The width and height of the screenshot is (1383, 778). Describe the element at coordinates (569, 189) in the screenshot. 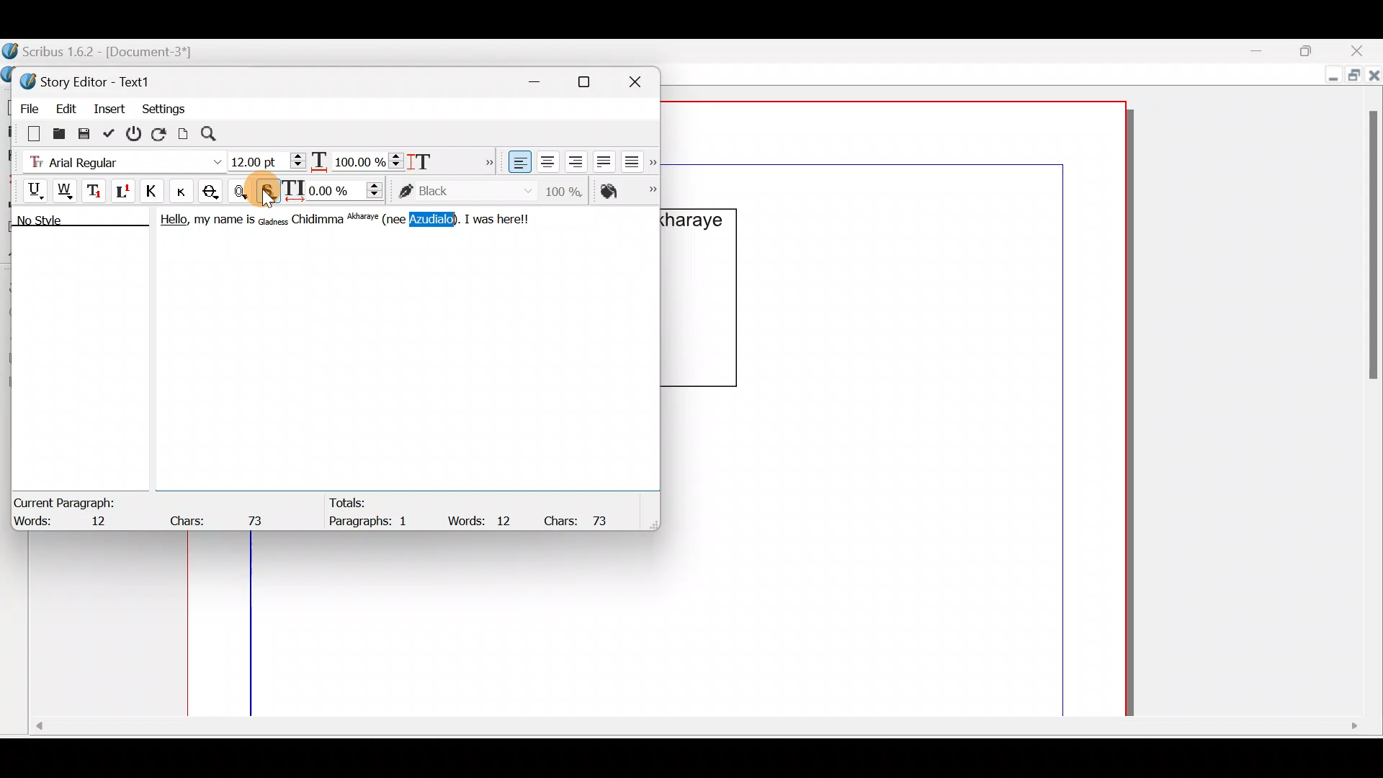

I see `Saturation of color of text stroke` at that location.